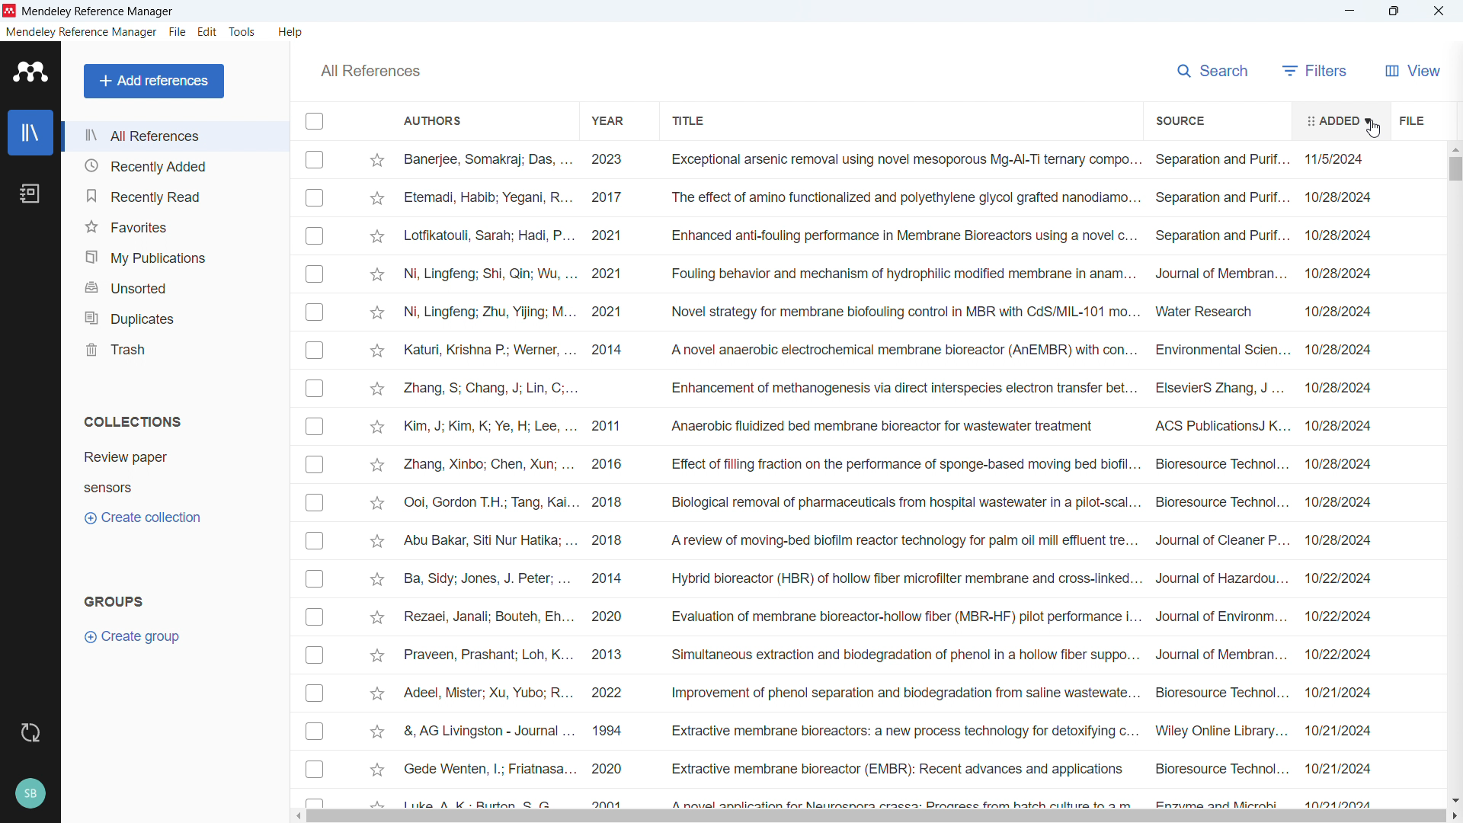  Describe the element at coordinates (174, 347) in the screenshot. I see `trash ` at that location.